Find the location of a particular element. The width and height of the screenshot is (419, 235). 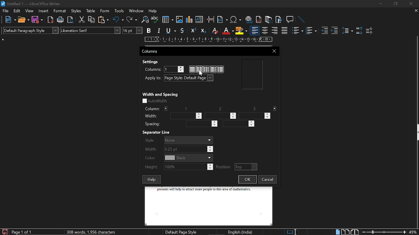

CLose tab is located at coordinates (416, 10).